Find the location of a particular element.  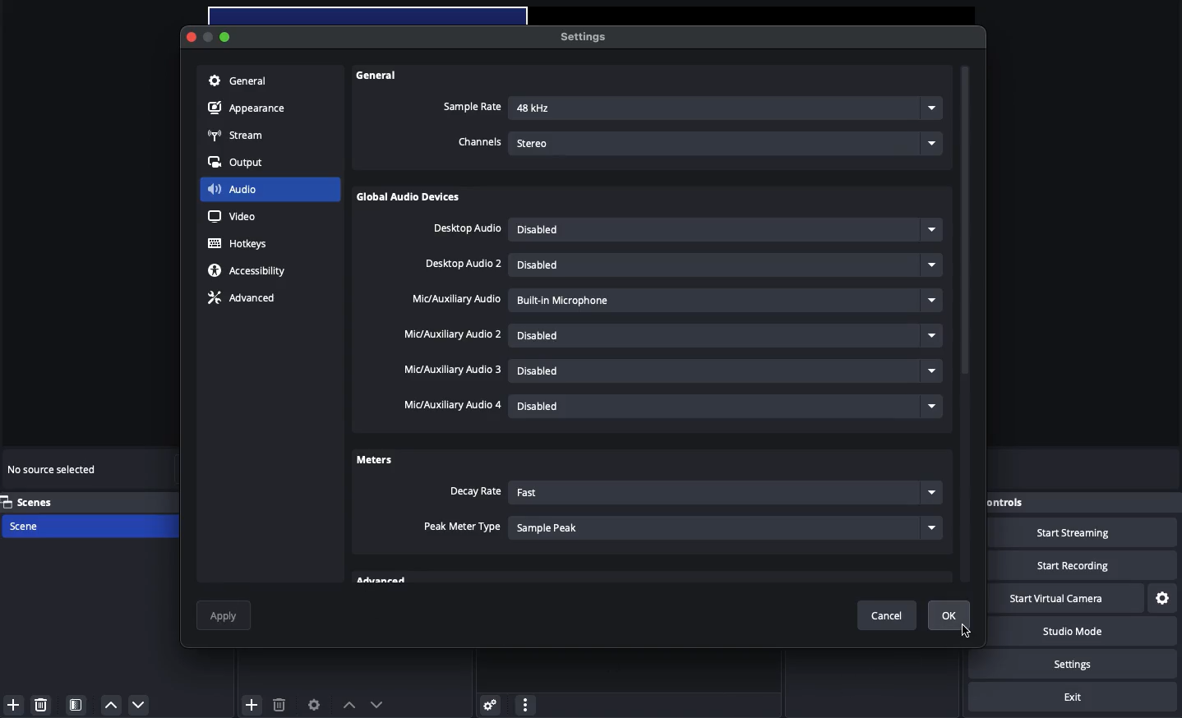

Move up is located at coordinates (349, 705).